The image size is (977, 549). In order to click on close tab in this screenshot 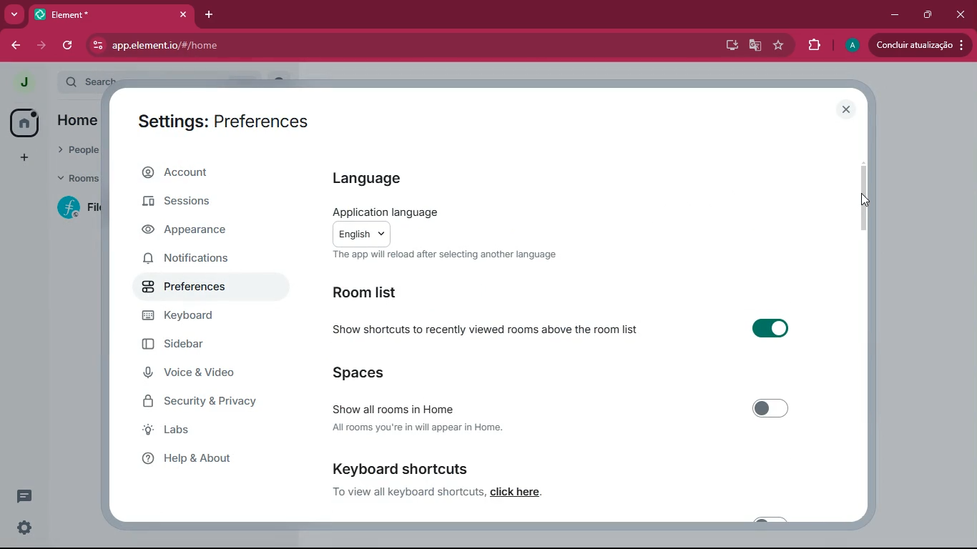, I will do `click(183, 15)`.